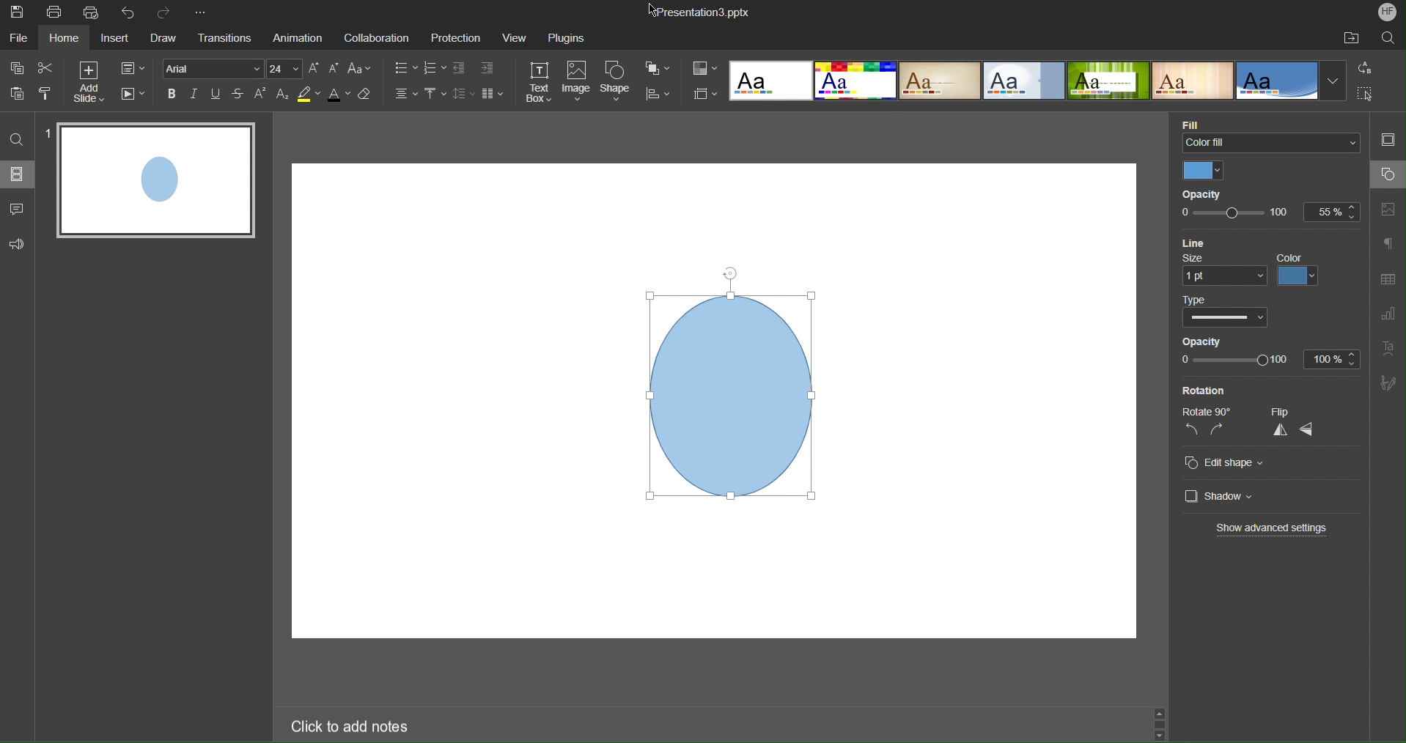 This screenshot has height=743, width=1406. Describe the element at coordinates (579, 82) in the screenshot. I see `Image` at that location.